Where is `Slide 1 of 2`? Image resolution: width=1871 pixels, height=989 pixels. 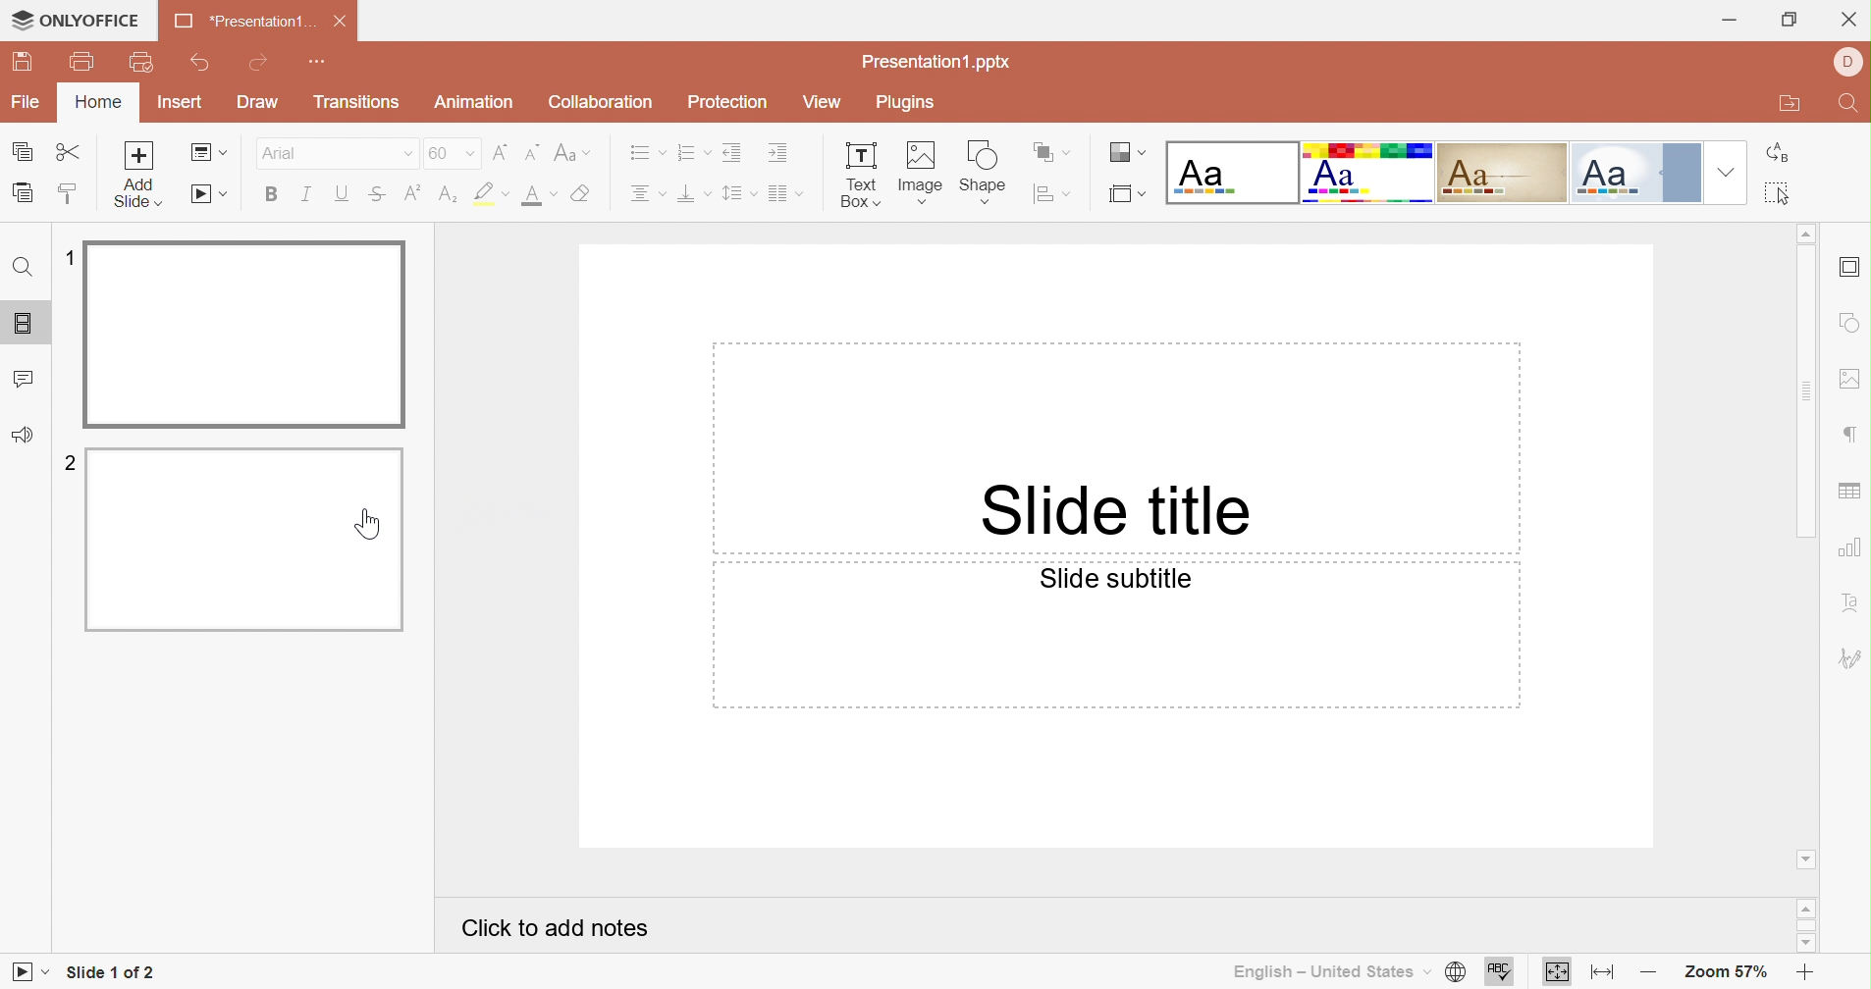
Slide 1 of 2 is located at coordinates (112, 972).